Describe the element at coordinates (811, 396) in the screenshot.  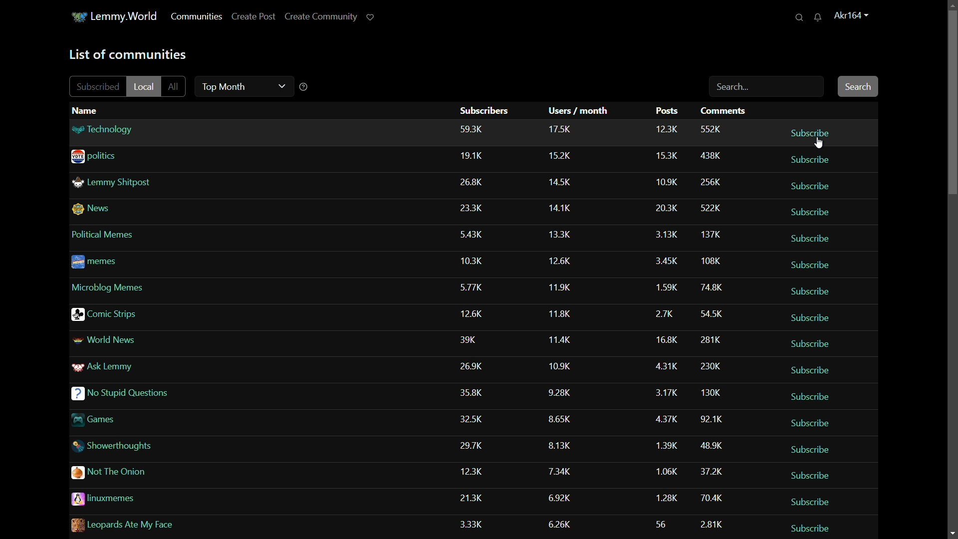
I see `subscribe/unsubscribe` at that location.